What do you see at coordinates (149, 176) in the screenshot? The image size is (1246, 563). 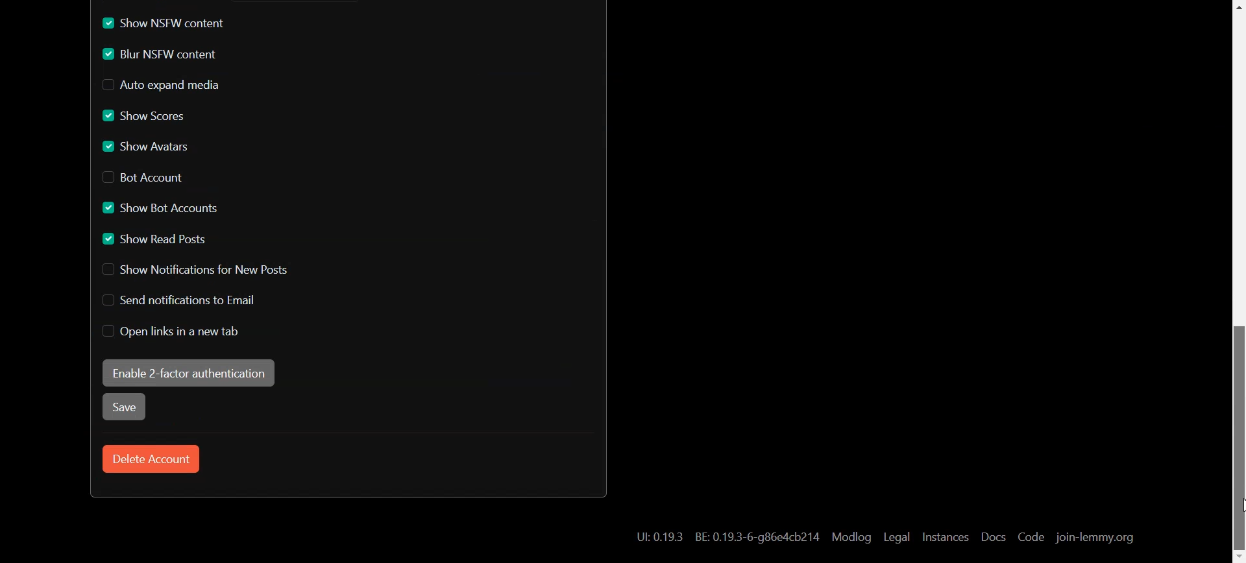 I see `Disable Bot Account` at bounding box center [149, 176].